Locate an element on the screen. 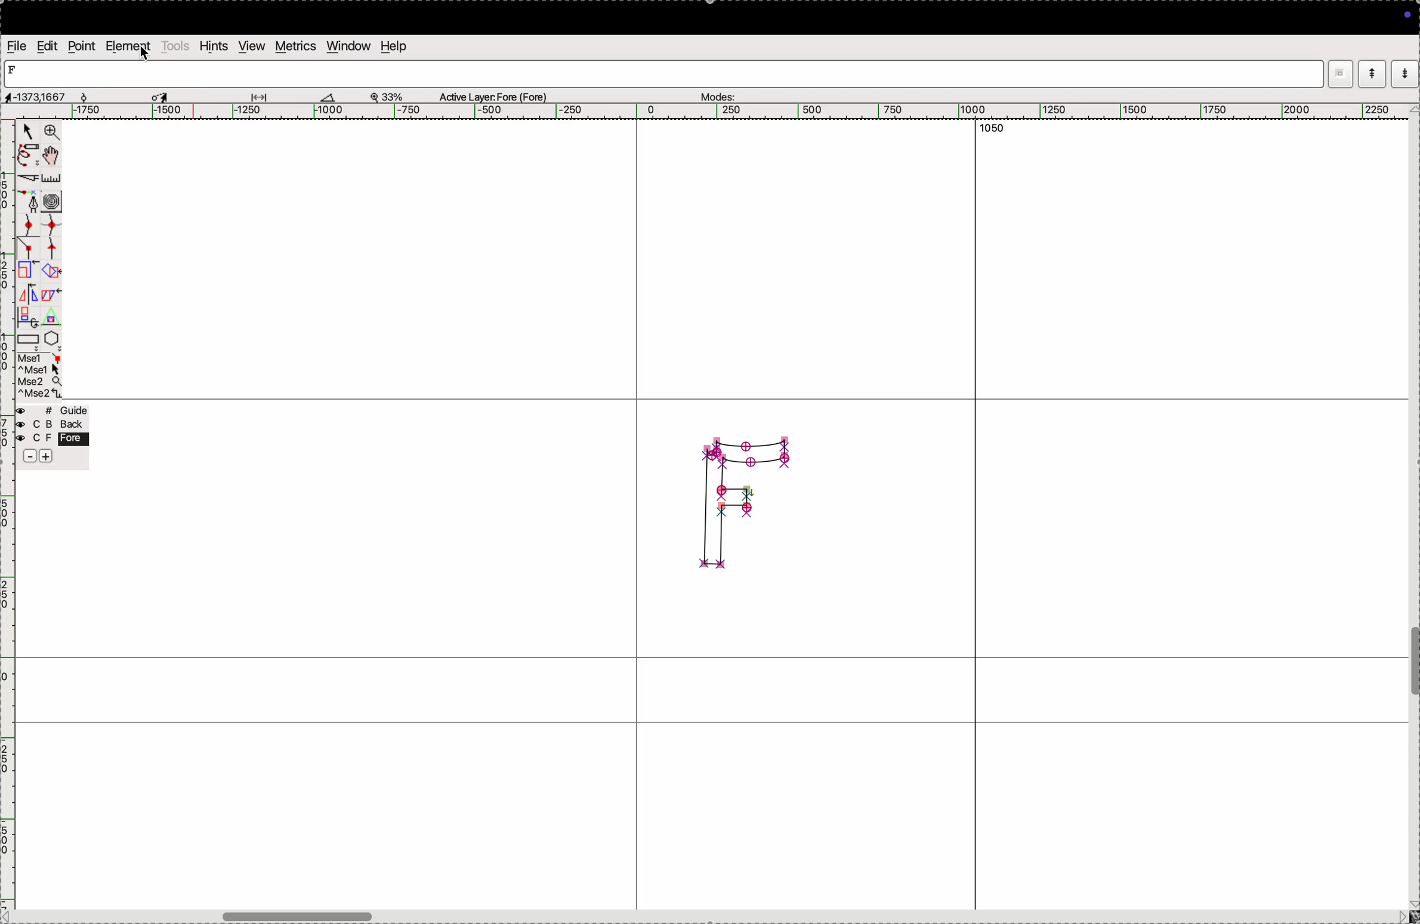 This screenshot has height=924, width=1420. toggle is located at coordinates (53, 156).